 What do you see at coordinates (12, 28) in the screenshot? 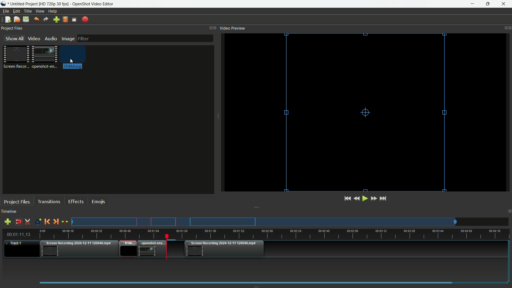
I see `Project files` at bounding box center [12, 28].